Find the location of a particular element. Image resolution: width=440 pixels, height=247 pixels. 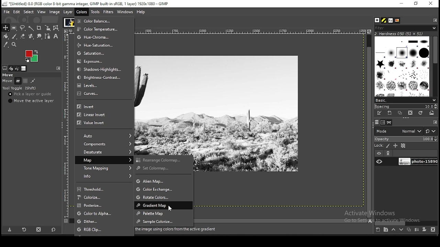

image is located at coordinates (55, 12).